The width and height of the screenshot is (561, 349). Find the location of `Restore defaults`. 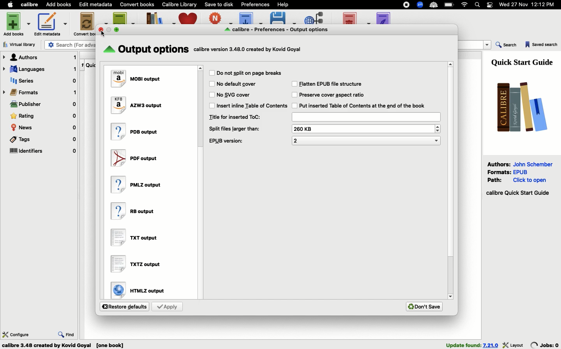

Restore defaults is located at coordinates (125, 307).